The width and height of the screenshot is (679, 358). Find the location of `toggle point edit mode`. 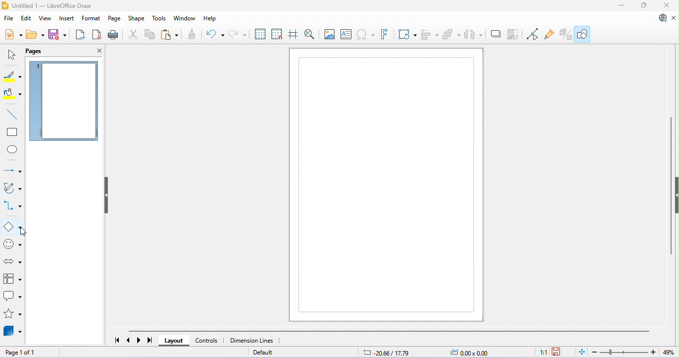

toggle point edit mode is located at coordinates (532, 35).